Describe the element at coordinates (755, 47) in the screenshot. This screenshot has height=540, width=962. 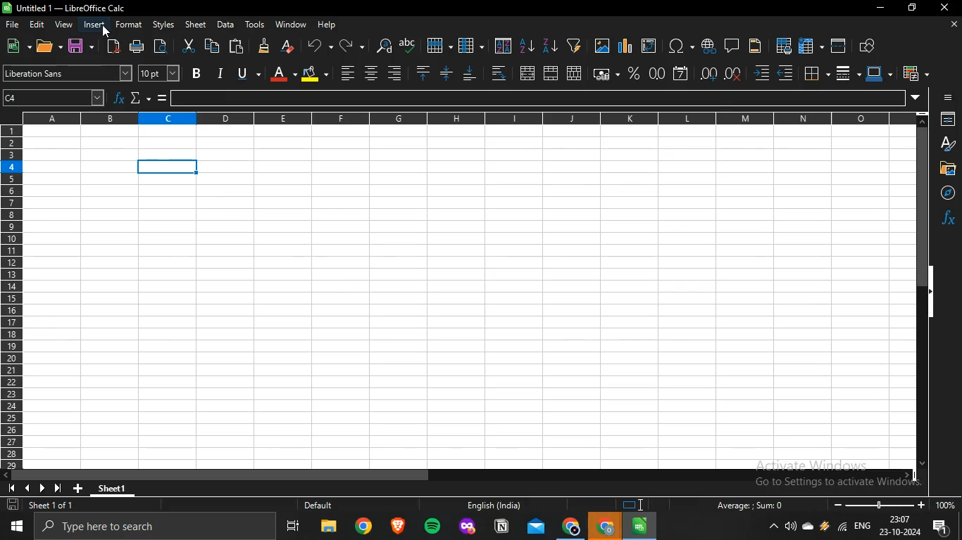
I see `headers and footers` at that location.